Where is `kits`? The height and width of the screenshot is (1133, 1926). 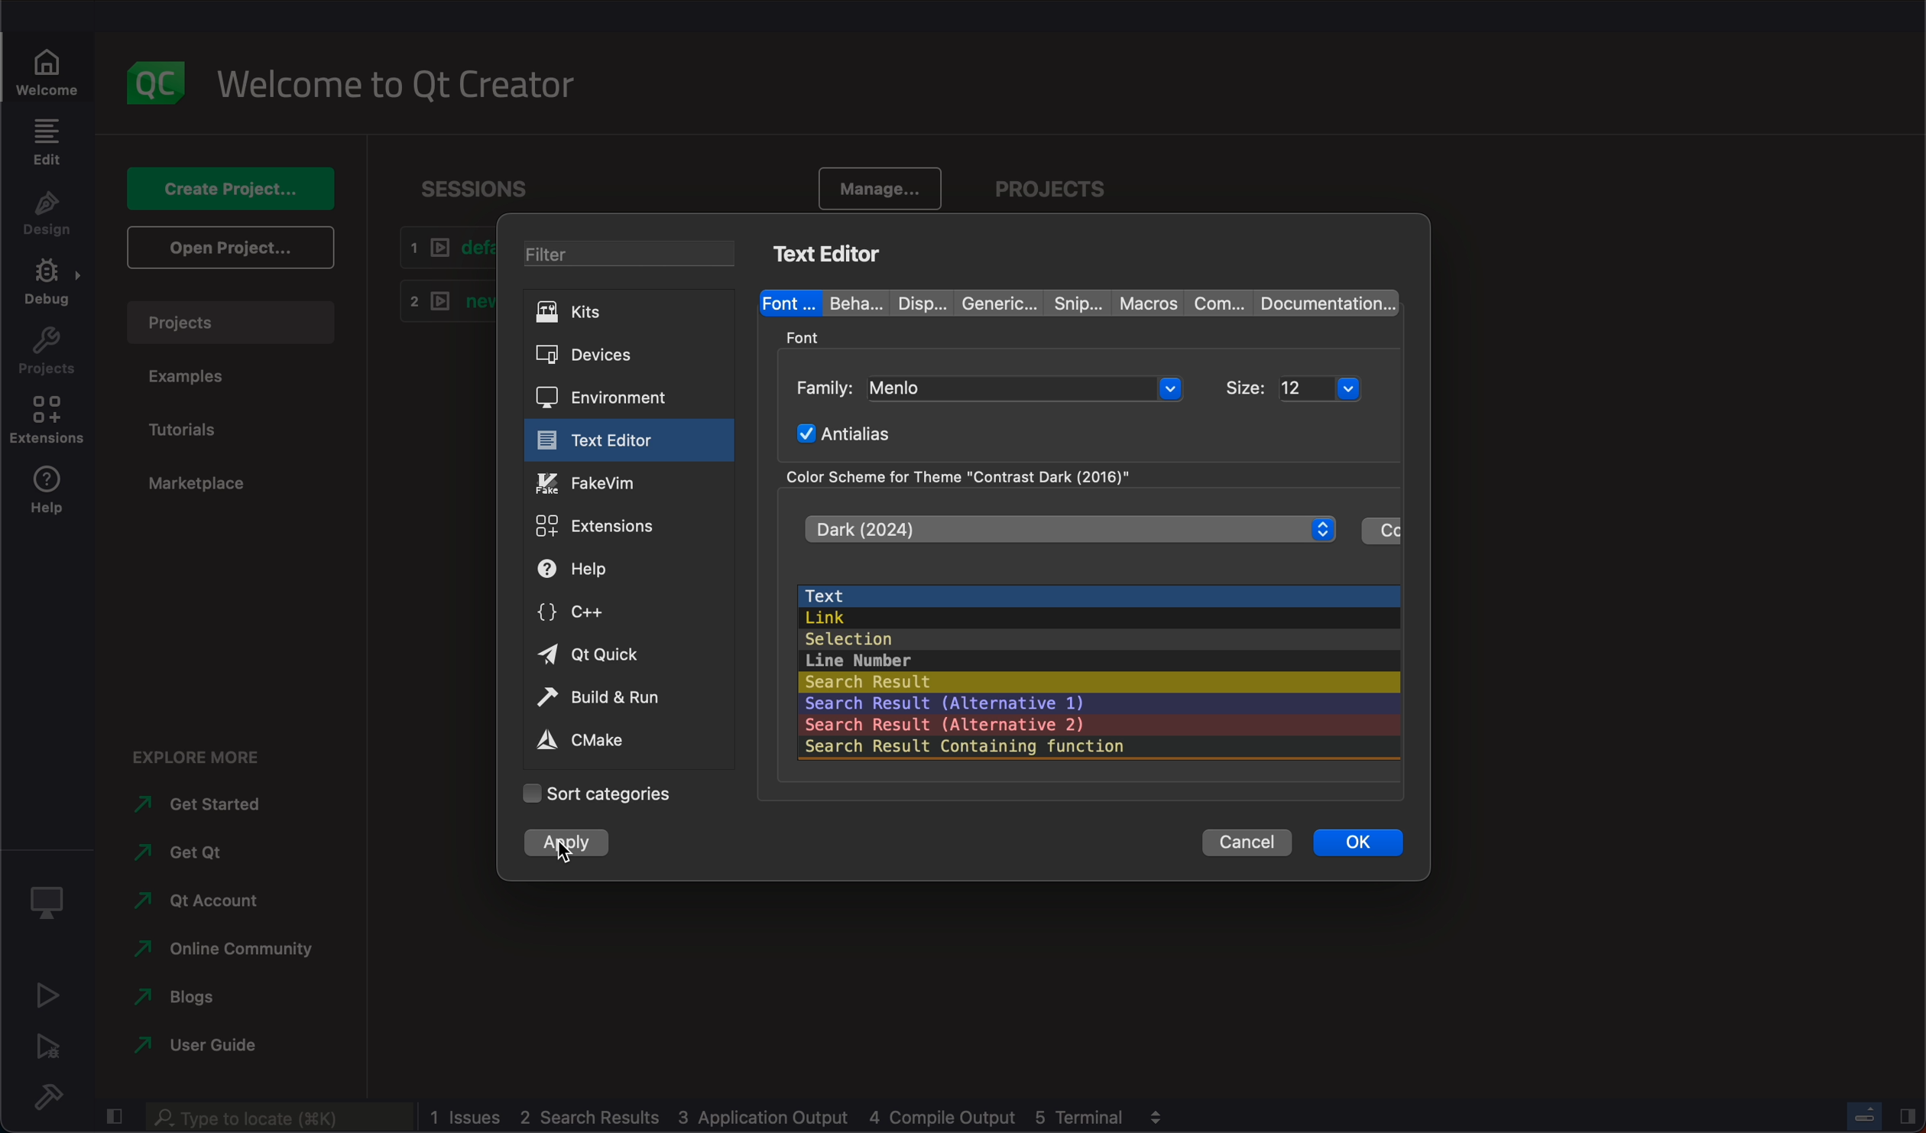 kits is located at coordinates (631, 314).